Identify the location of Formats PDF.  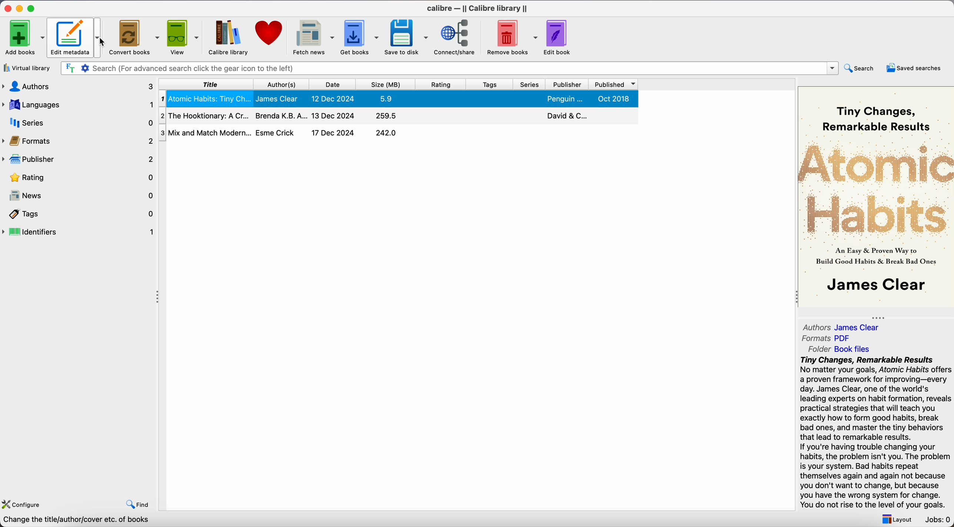
(826, 339).